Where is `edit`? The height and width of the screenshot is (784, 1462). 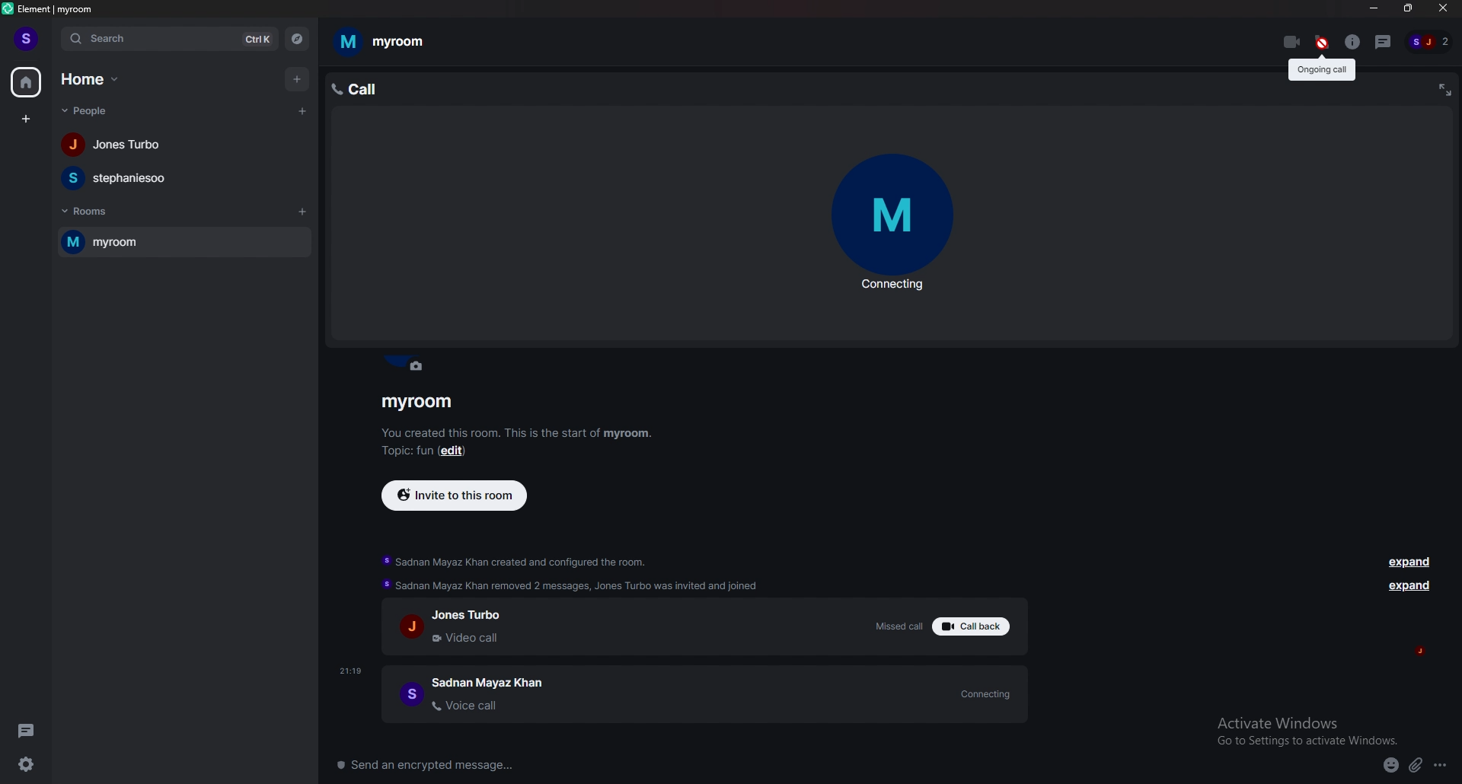 edit is located at coordinates (461, 451).